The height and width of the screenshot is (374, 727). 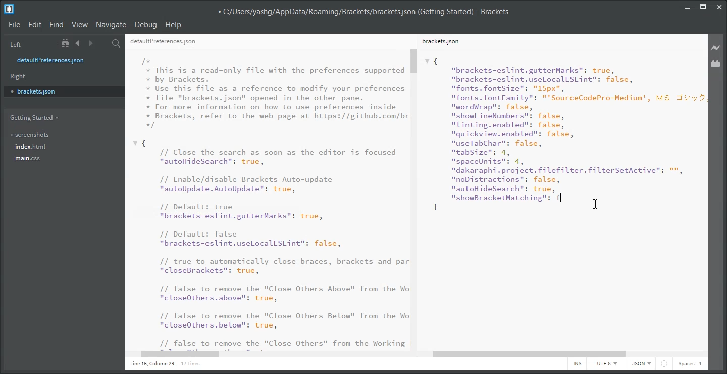 I want to click on JSON, so click(x=642, y=364).